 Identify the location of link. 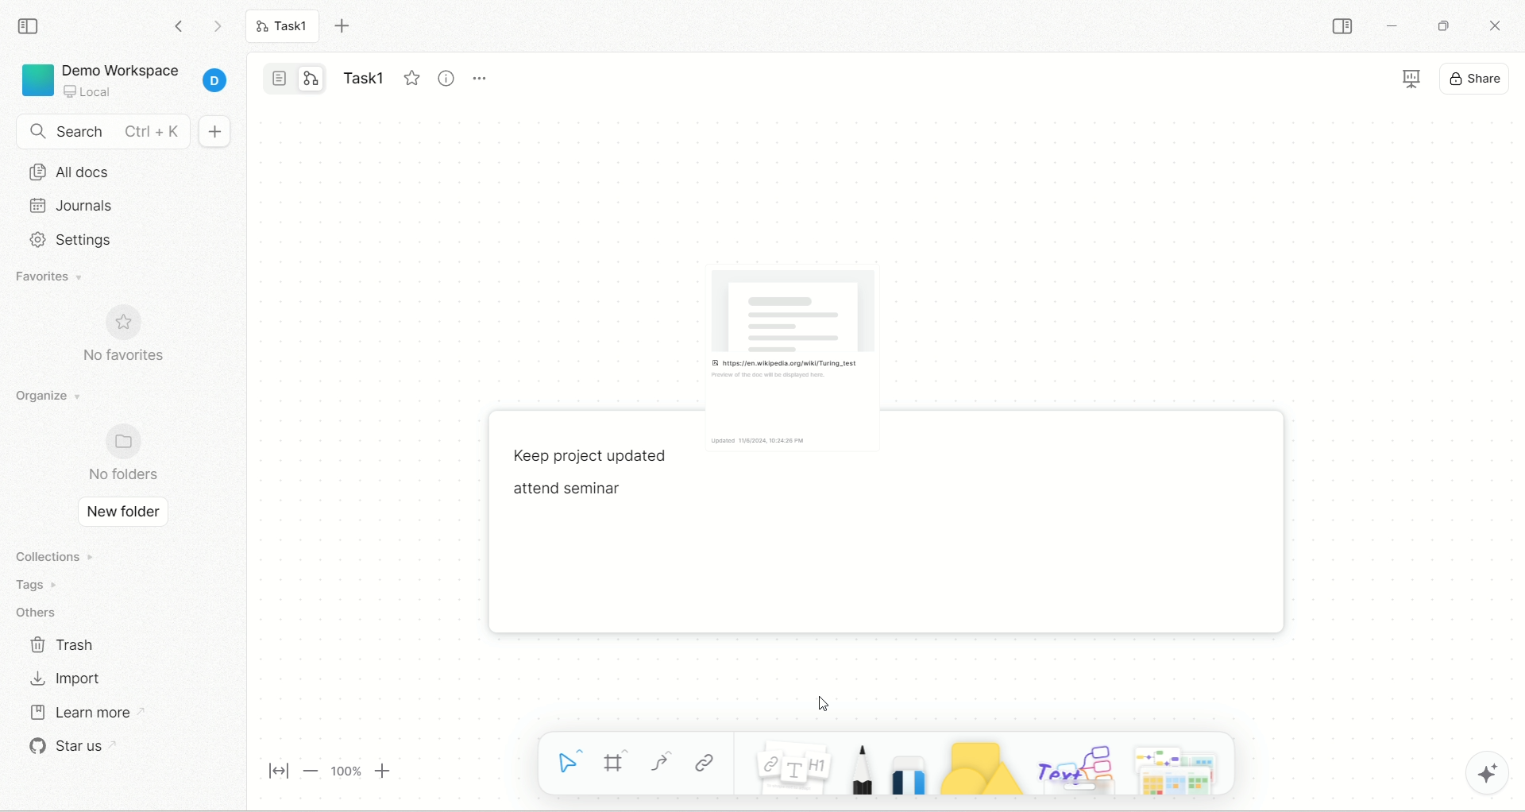
(705, 758).